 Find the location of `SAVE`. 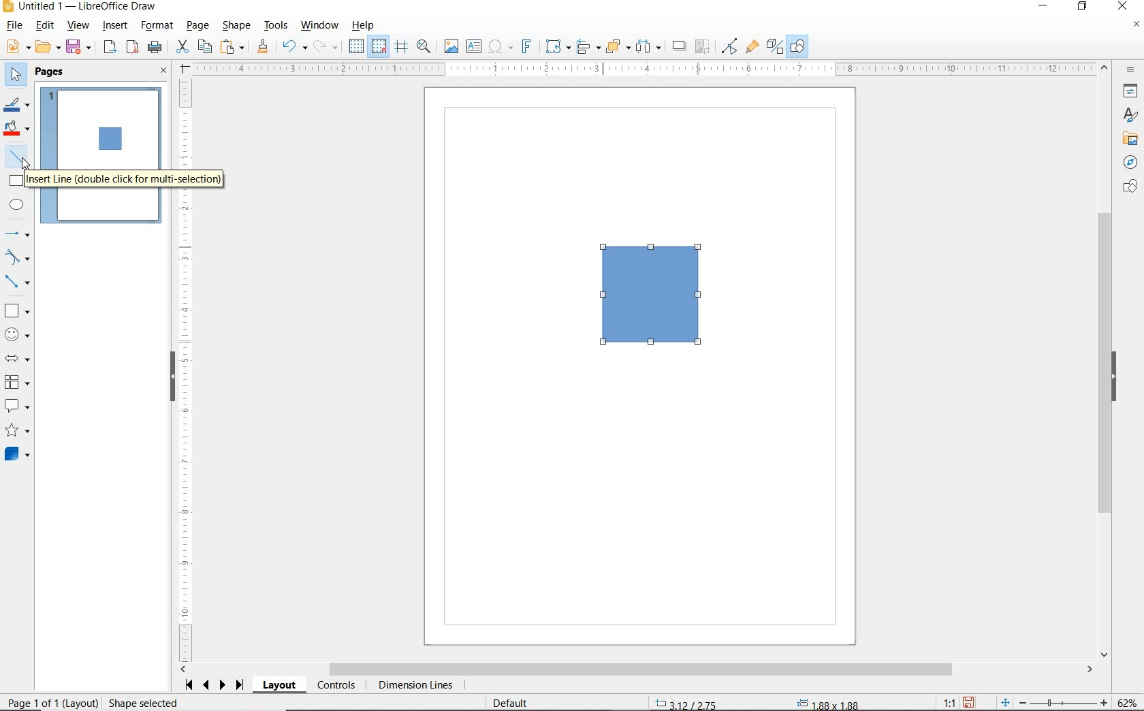

SAVE is located at coordinates (968, 702).